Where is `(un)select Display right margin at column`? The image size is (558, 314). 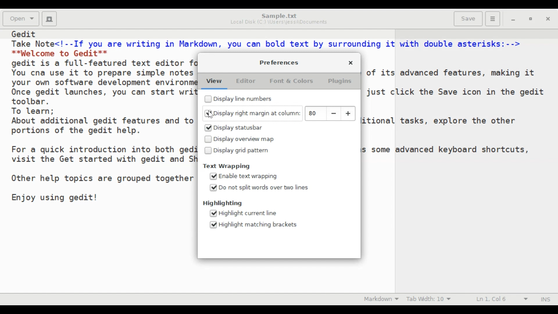
(un)select Display right margin at column is located at coordinates (252, 113).